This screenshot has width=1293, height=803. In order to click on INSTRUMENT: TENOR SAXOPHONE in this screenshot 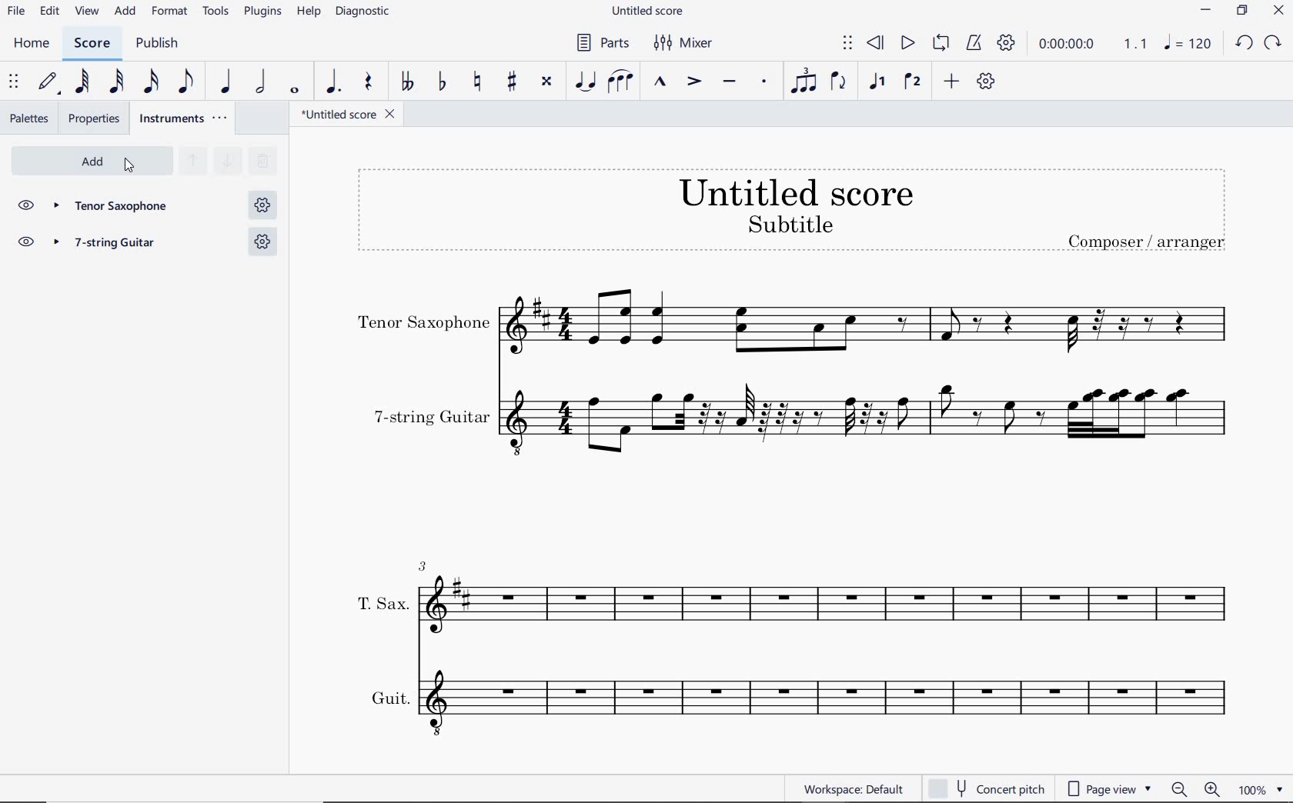, I will do `click(793, 325)`.